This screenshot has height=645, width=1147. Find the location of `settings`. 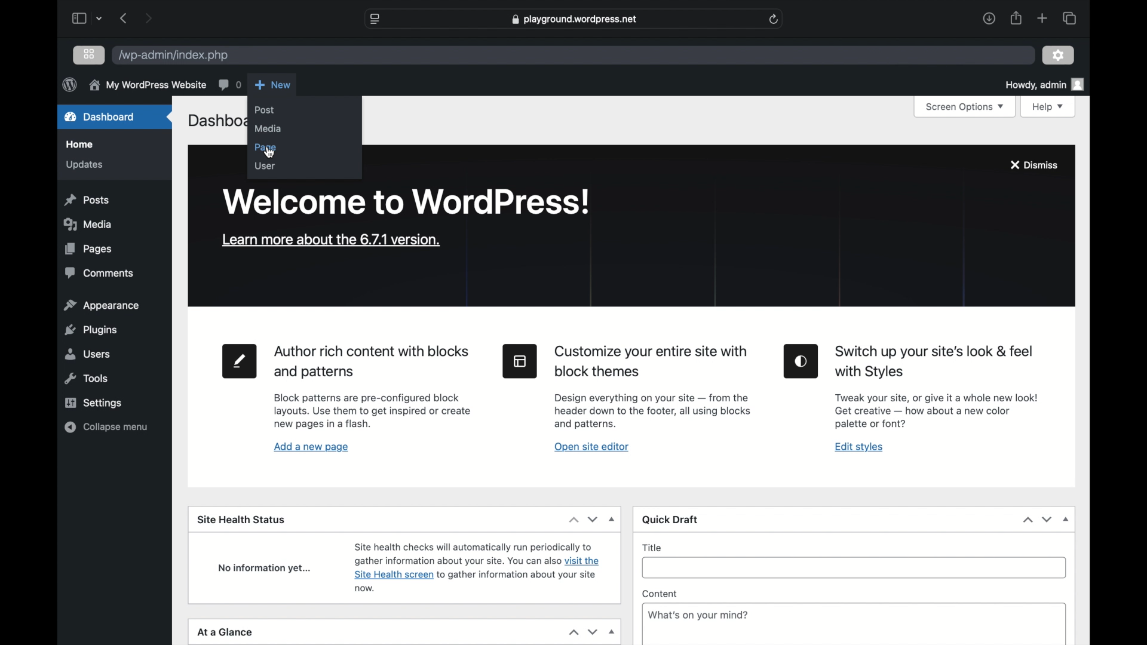

settings is located at coordinates (1058, 55).